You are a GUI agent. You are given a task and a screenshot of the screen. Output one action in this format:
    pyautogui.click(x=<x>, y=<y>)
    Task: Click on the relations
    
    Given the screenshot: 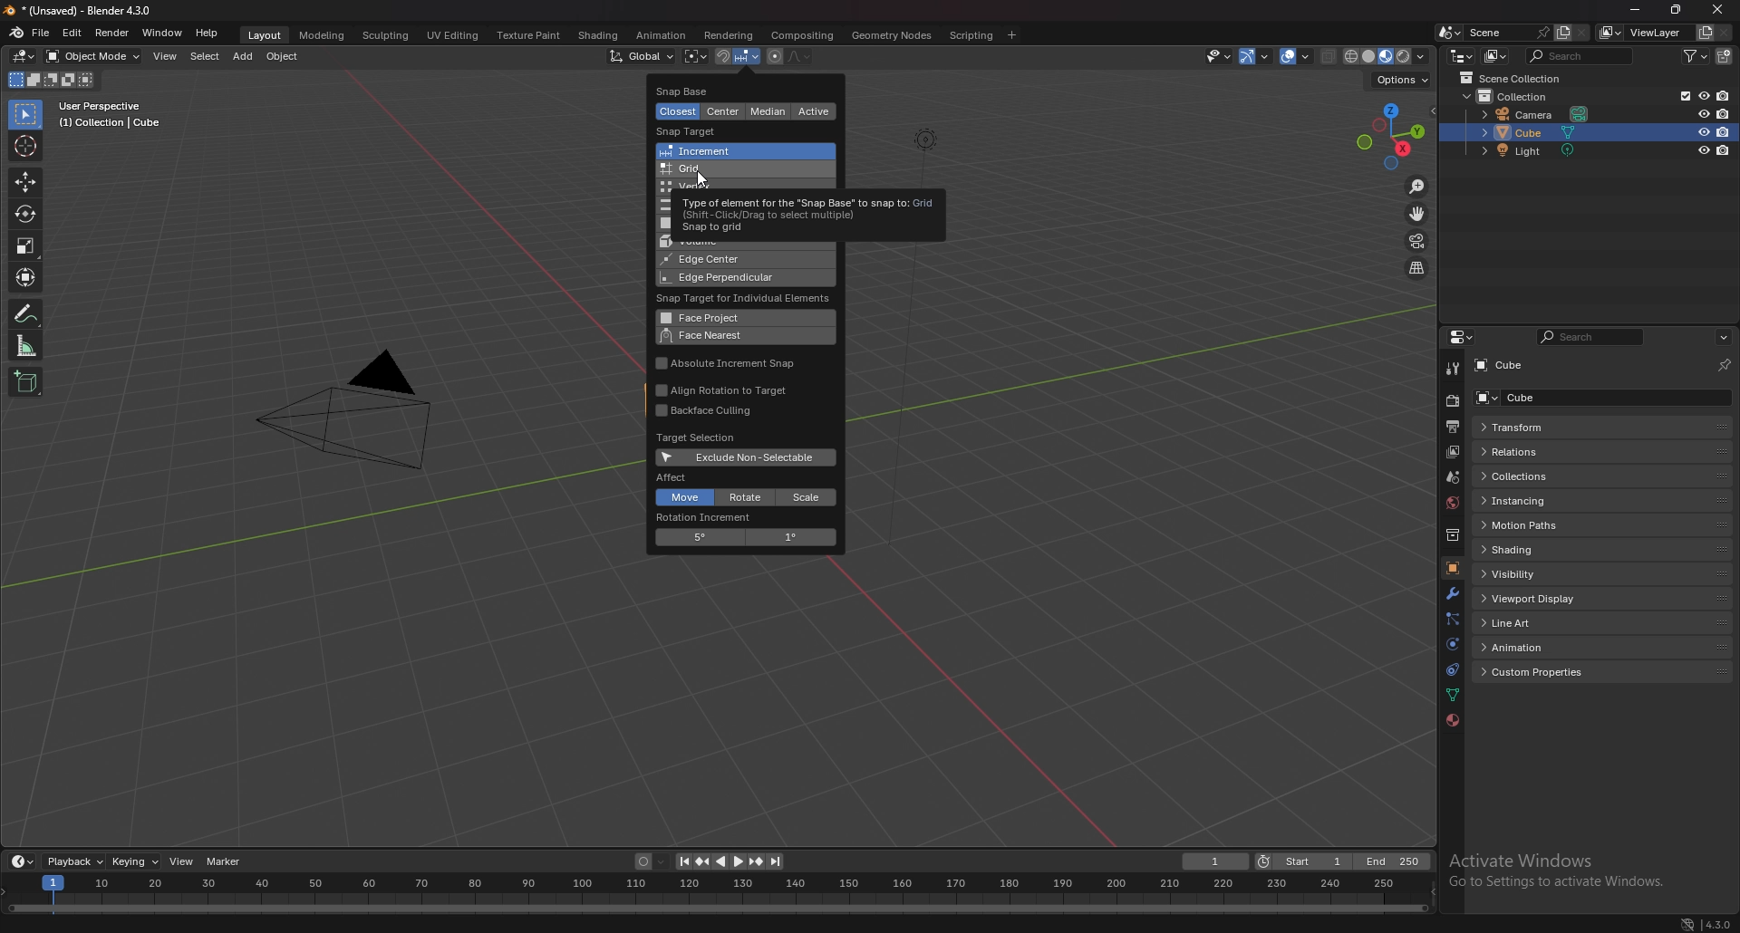 What is the action you would take?
    pyautogui.click(x=1528, y=452)
    